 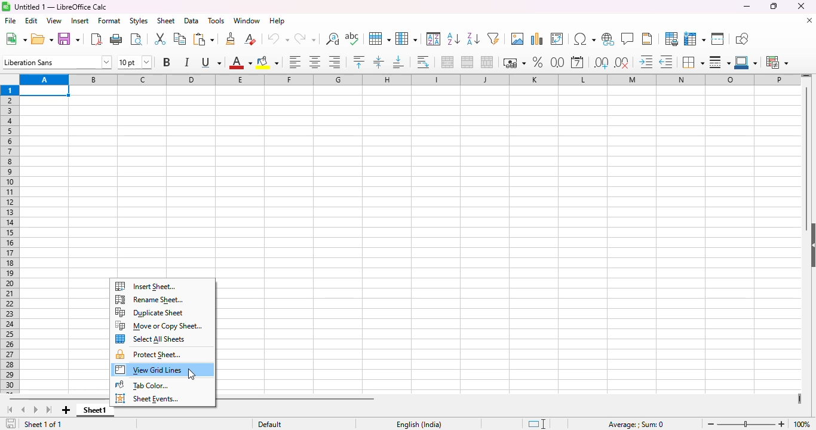 I want to click on autoFilter, so click(x=493, y=39).